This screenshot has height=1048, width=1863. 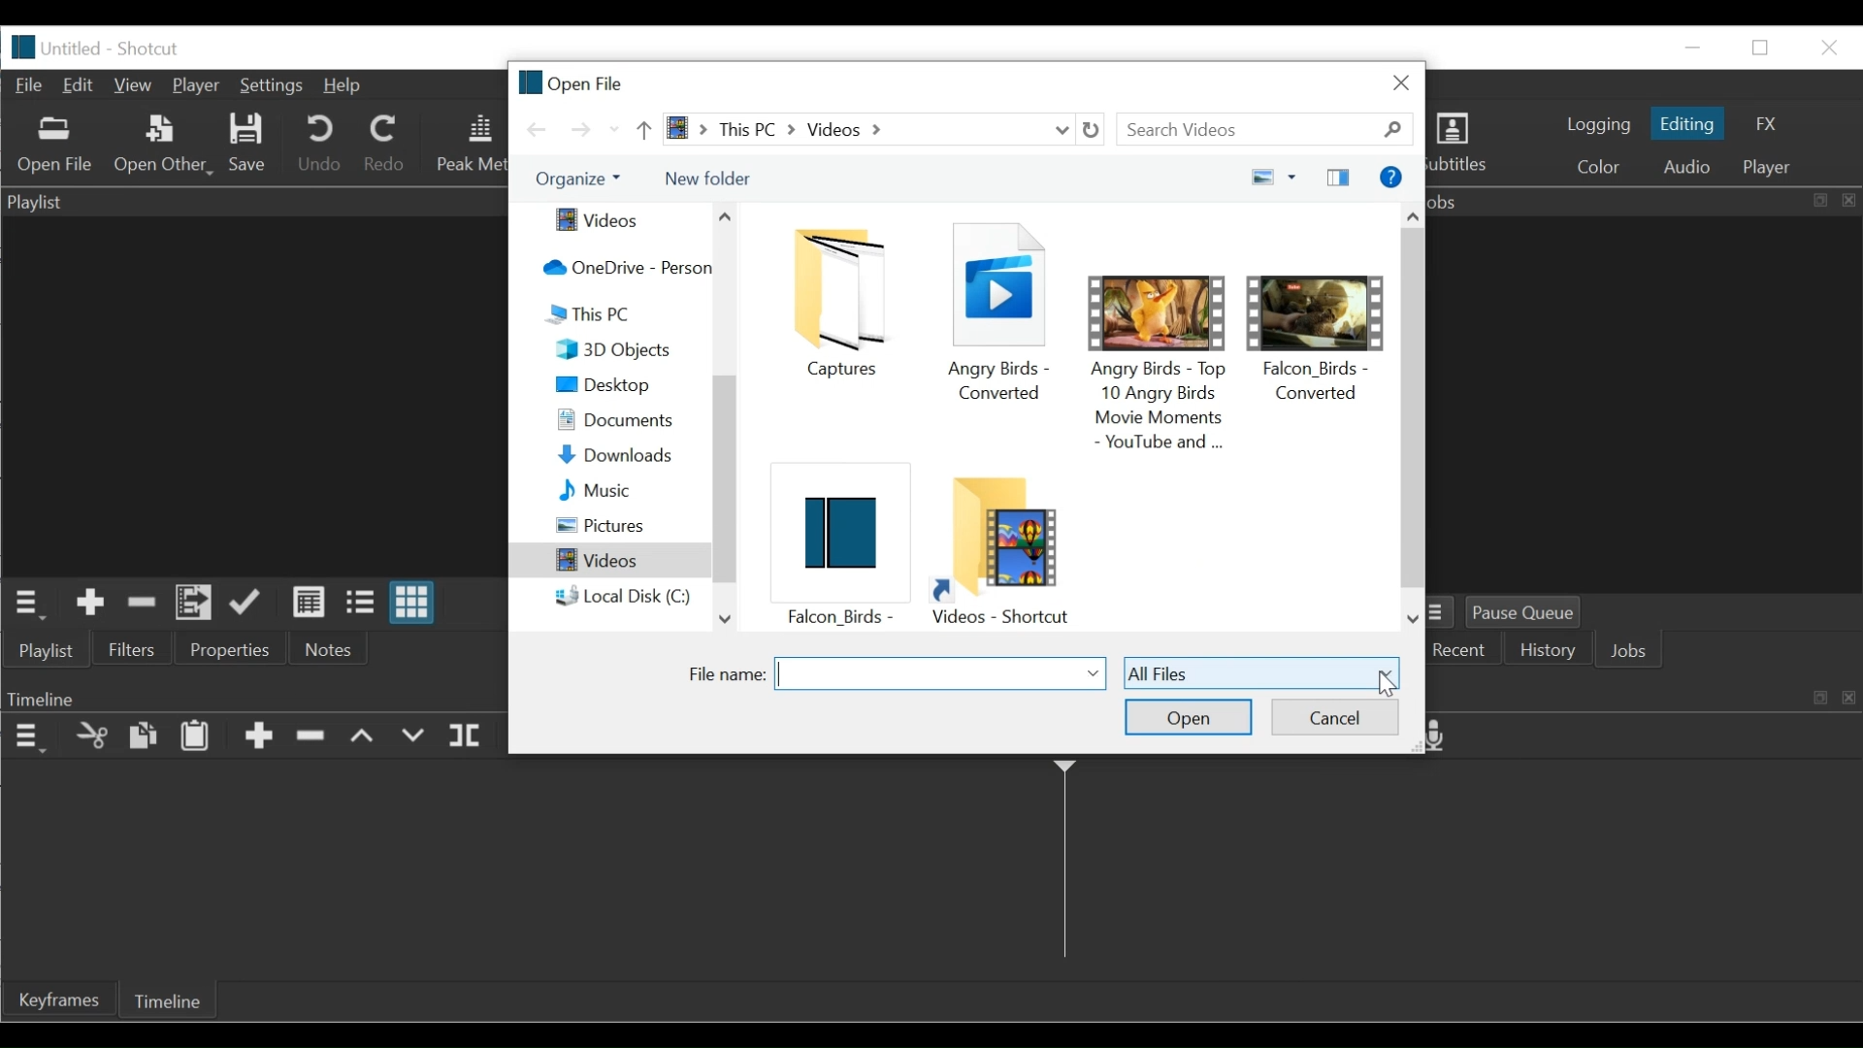 I want to click on Organize, so click(x=575, y=180).